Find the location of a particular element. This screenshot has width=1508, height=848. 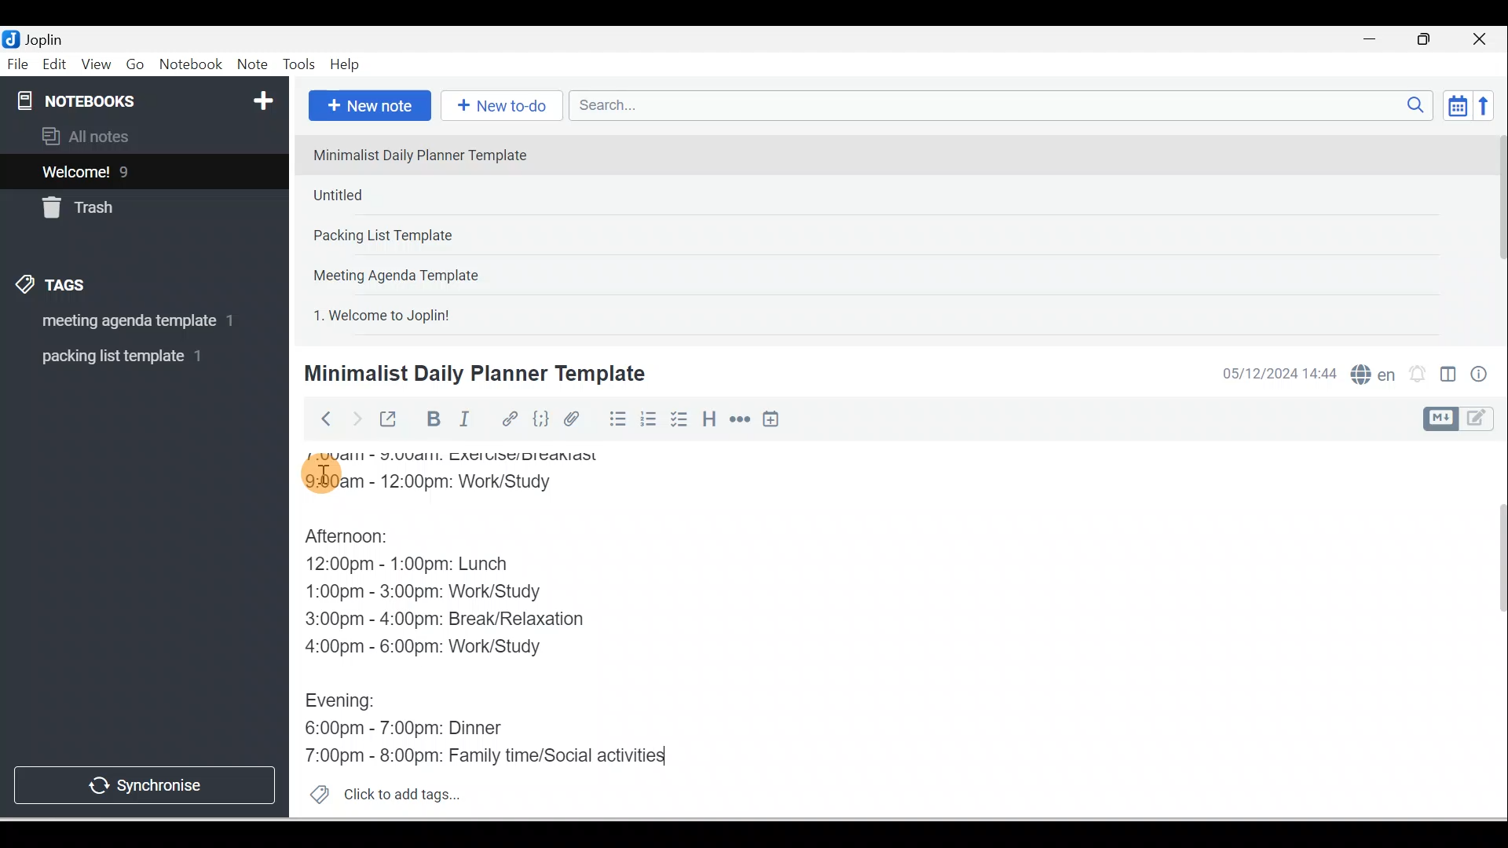

Scroll bar is located at coordinates (1495, 232).